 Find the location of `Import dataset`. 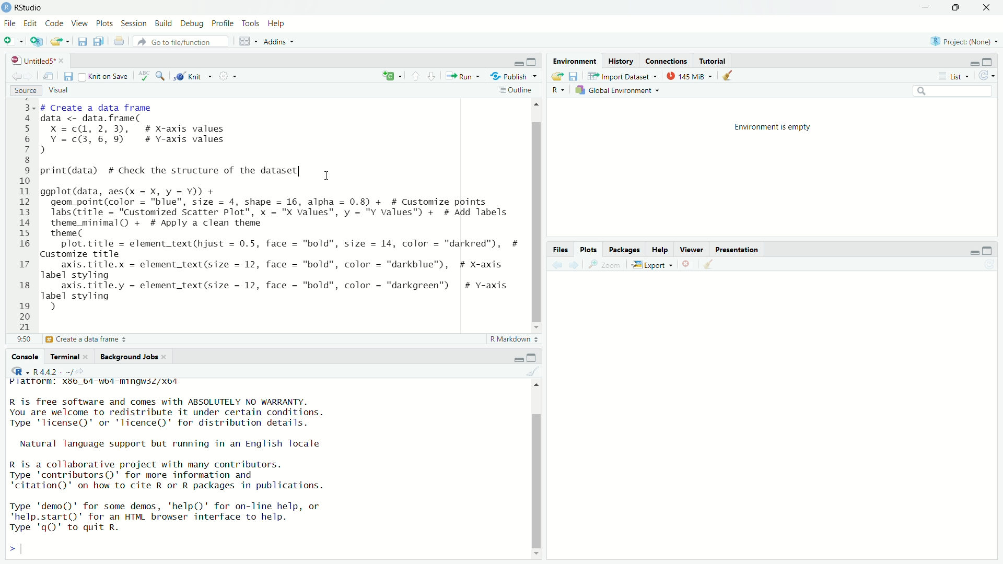

Import dataset is located at coordinates (623, 76).